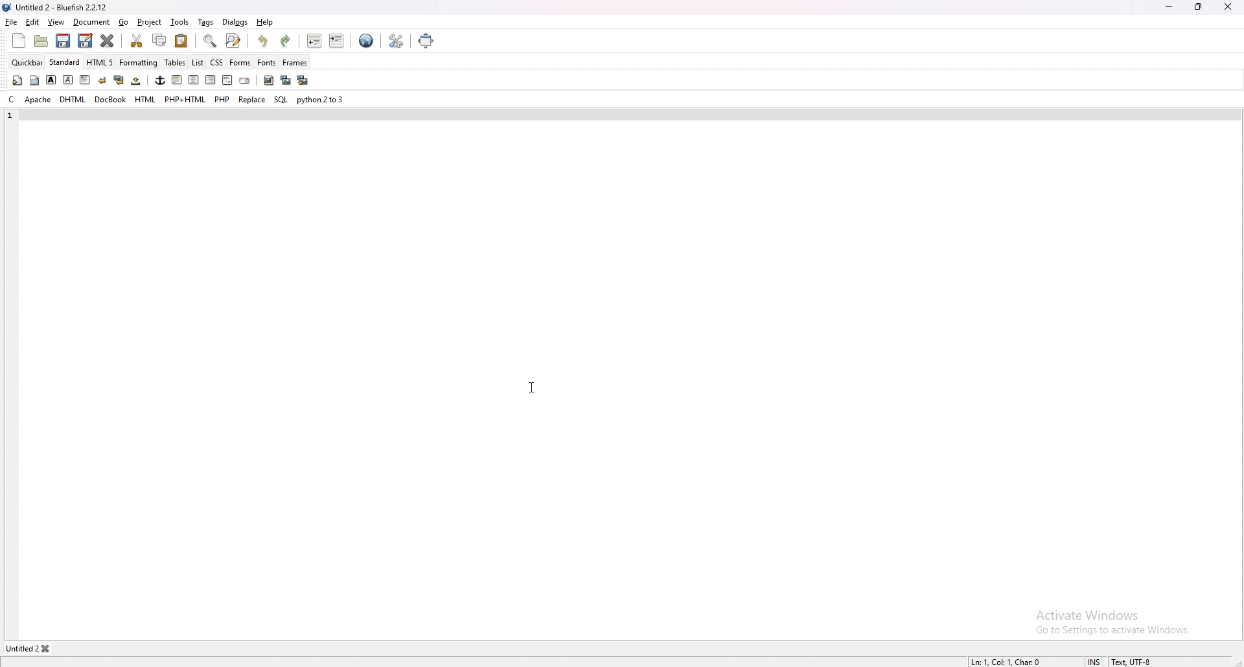 The height and width of the screenshot is (667, 1244). I want to click on line number, so click(11, 115).